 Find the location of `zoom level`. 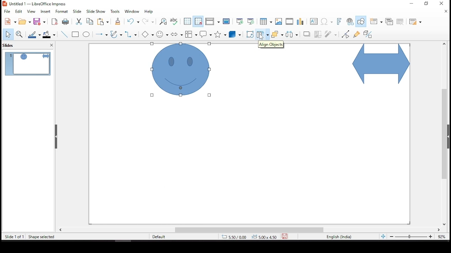

zoom level is located at coordinates (442, 238).